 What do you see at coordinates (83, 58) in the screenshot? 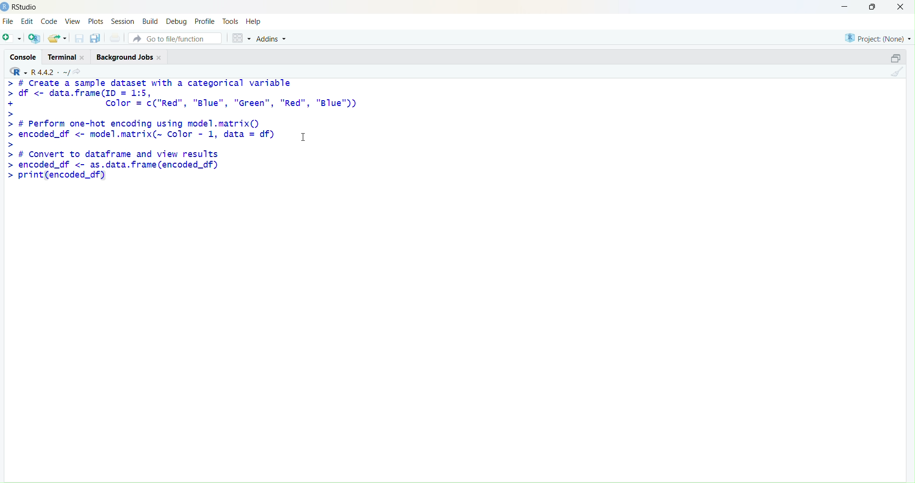
I see `close` at bounding box center [83, 58].